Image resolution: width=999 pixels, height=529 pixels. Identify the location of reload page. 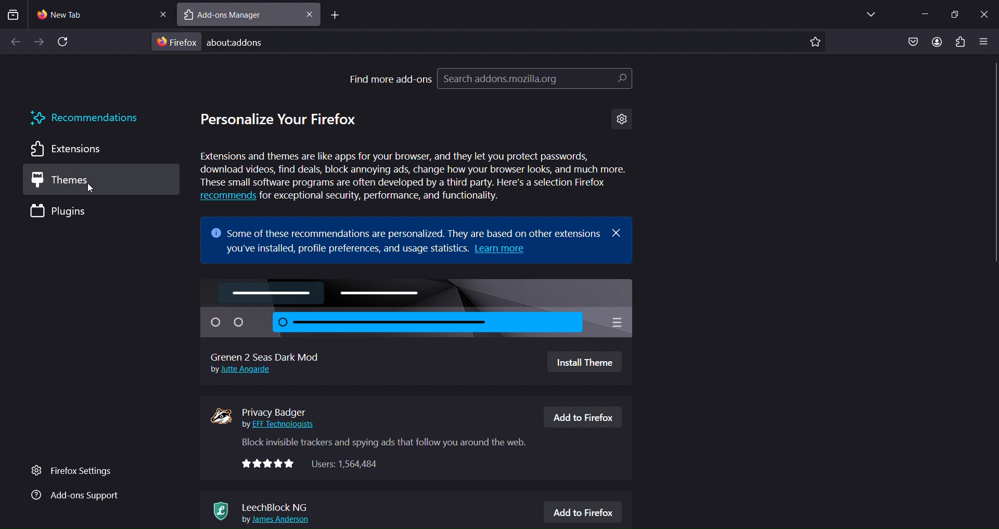
(66, 42).